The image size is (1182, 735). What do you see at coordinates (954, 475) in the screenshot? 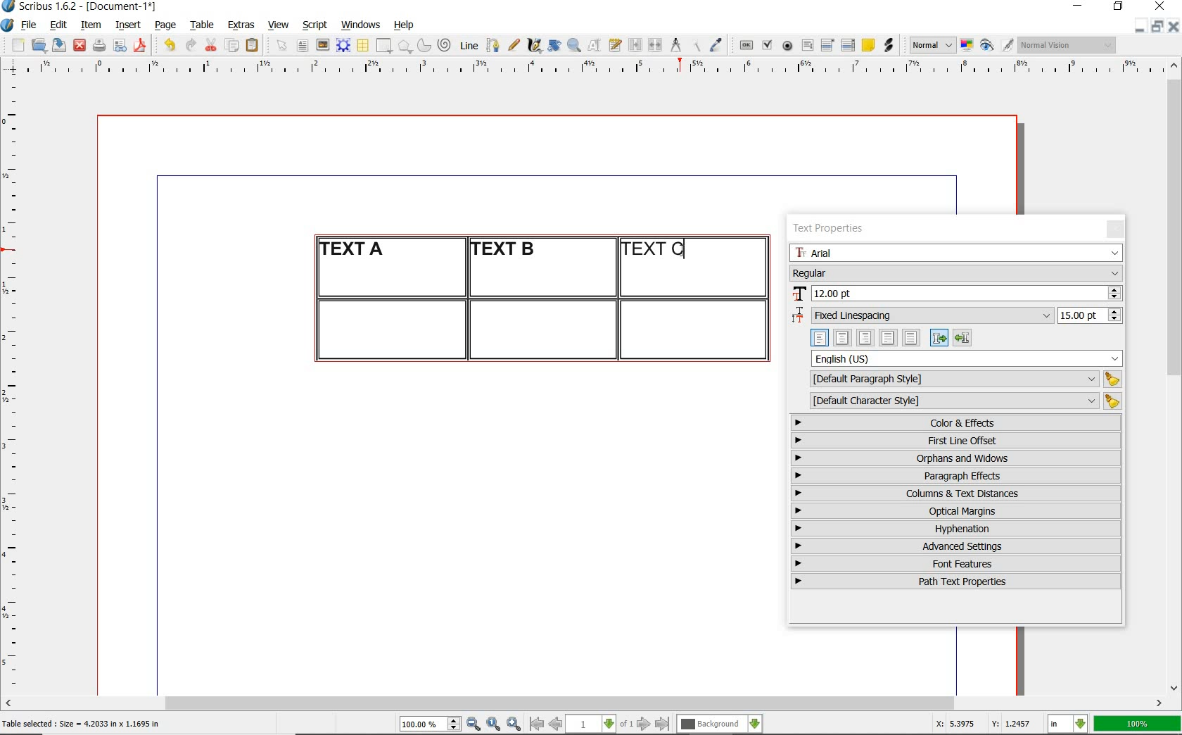
I see `paragraph effects` at bounding box center [954, 475].